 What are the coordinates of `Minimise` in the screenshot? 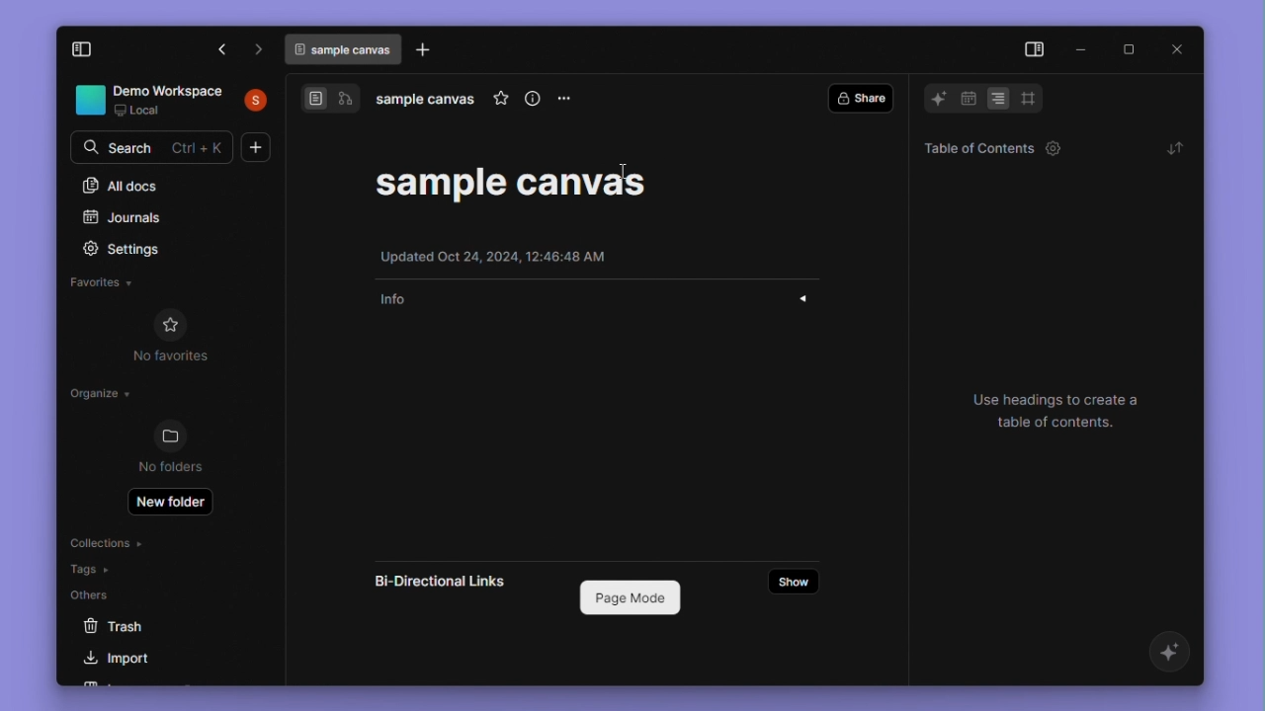 It's located at (1082, 46).